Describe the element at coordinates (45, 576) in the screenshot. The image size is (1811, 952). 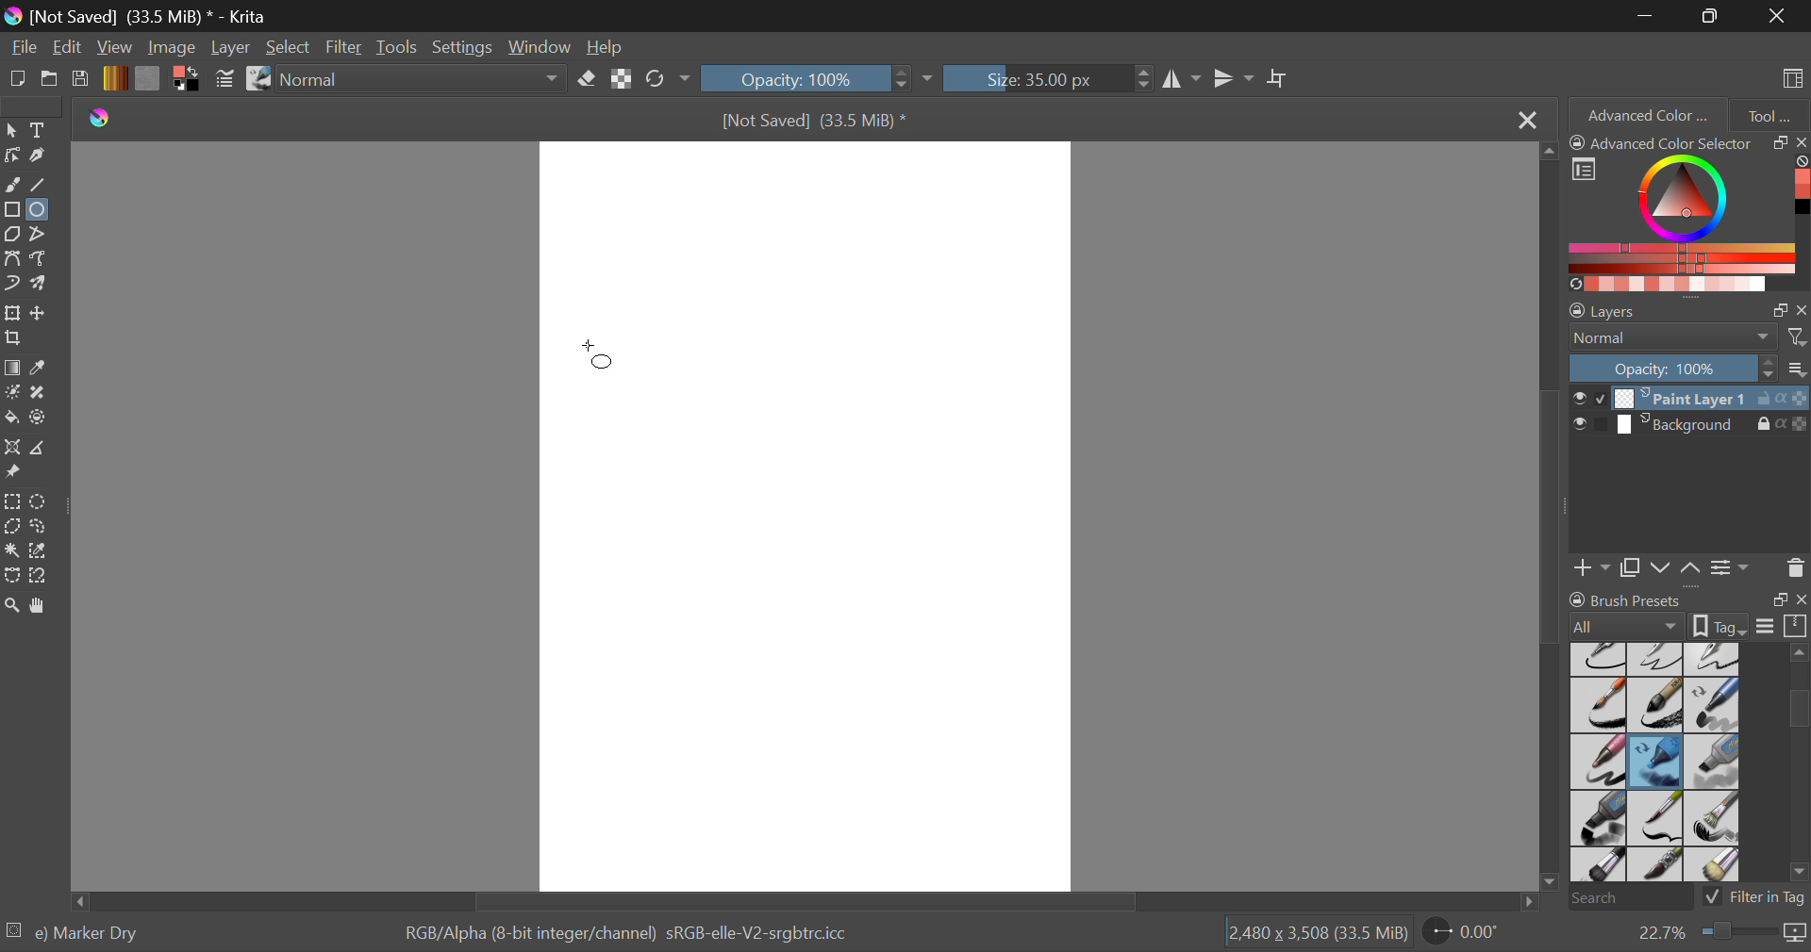
I see `Magnetic Curve Selection` at that location.